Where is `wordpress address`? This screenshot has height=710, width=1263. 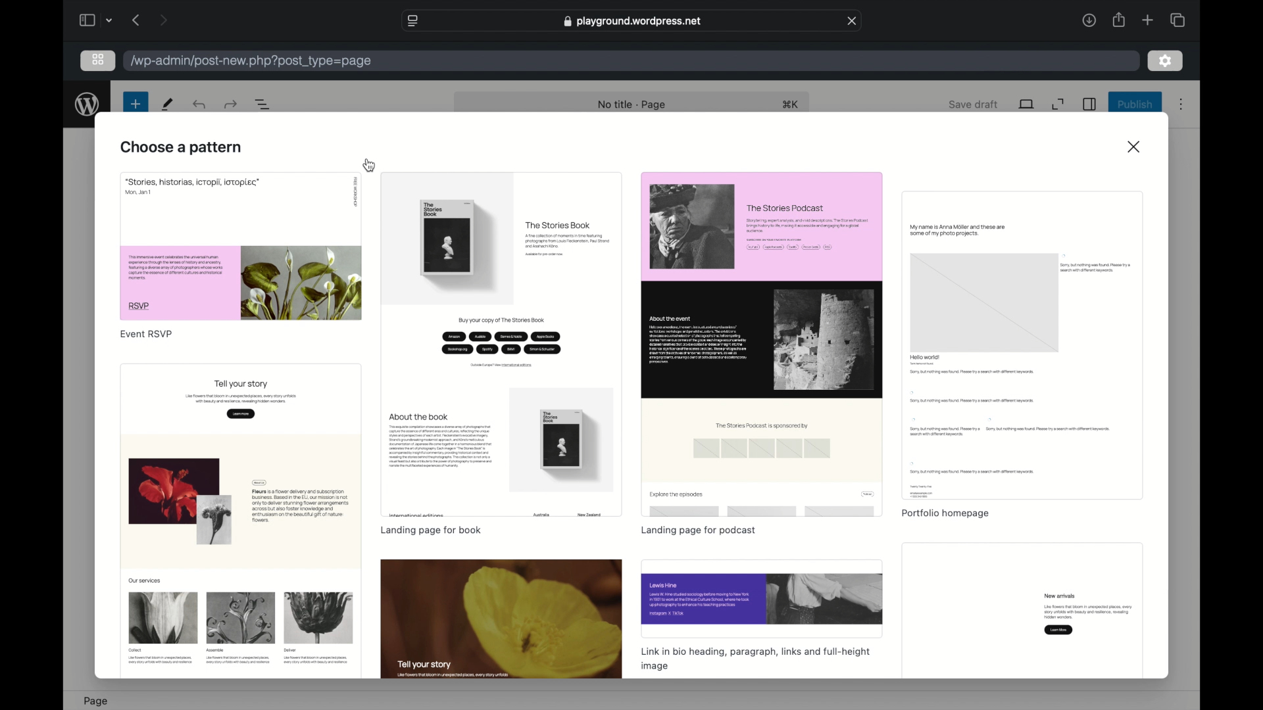 wordpress address is located at coordinates (251, 61).